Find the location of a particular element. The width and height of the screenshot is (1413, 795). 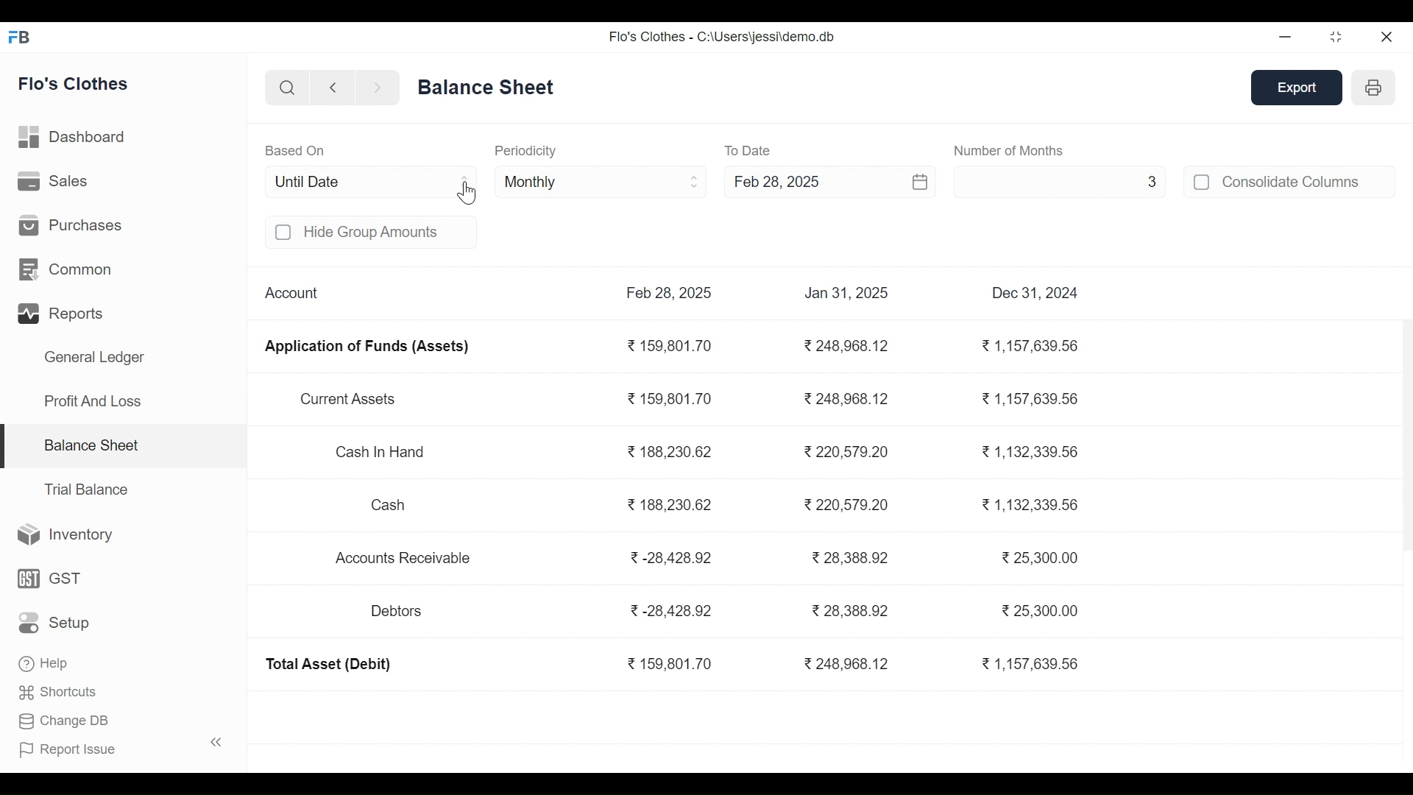

Accounts Receivable 3-28,428.92 28,388.92 25,300.00 is located at coordinates (709, 558).